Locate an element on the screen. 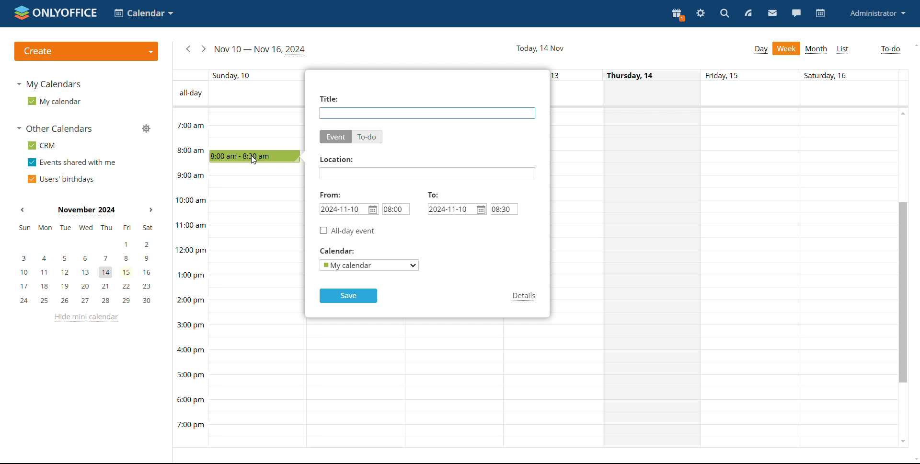 Image resolution: width=920 pixels, height=464 pixels. manage is located at coordinates (146, 128).